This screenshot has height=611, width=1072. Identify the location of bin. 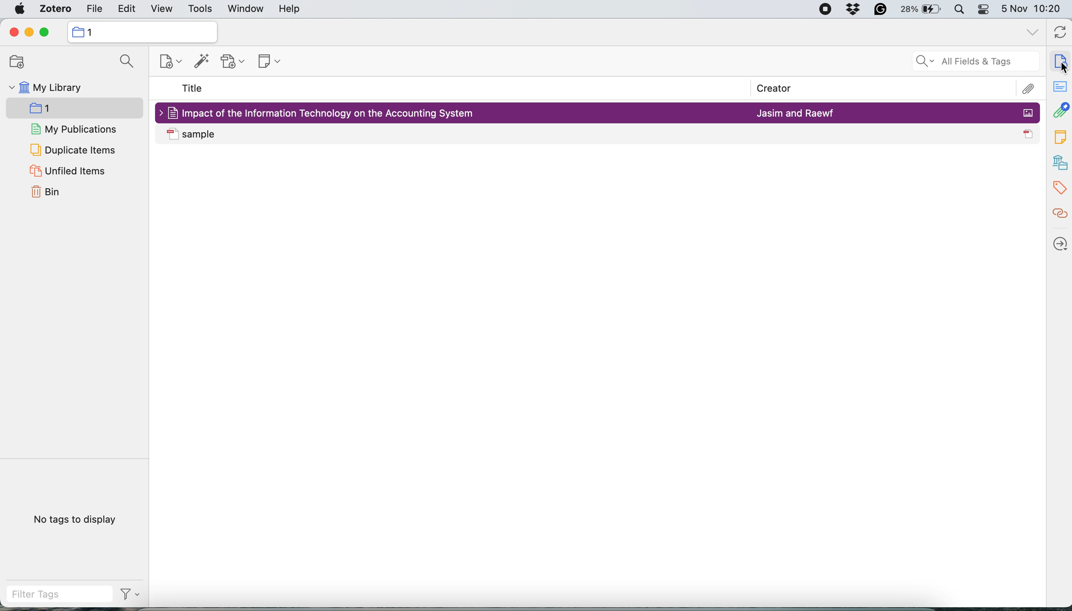
(47, 193).